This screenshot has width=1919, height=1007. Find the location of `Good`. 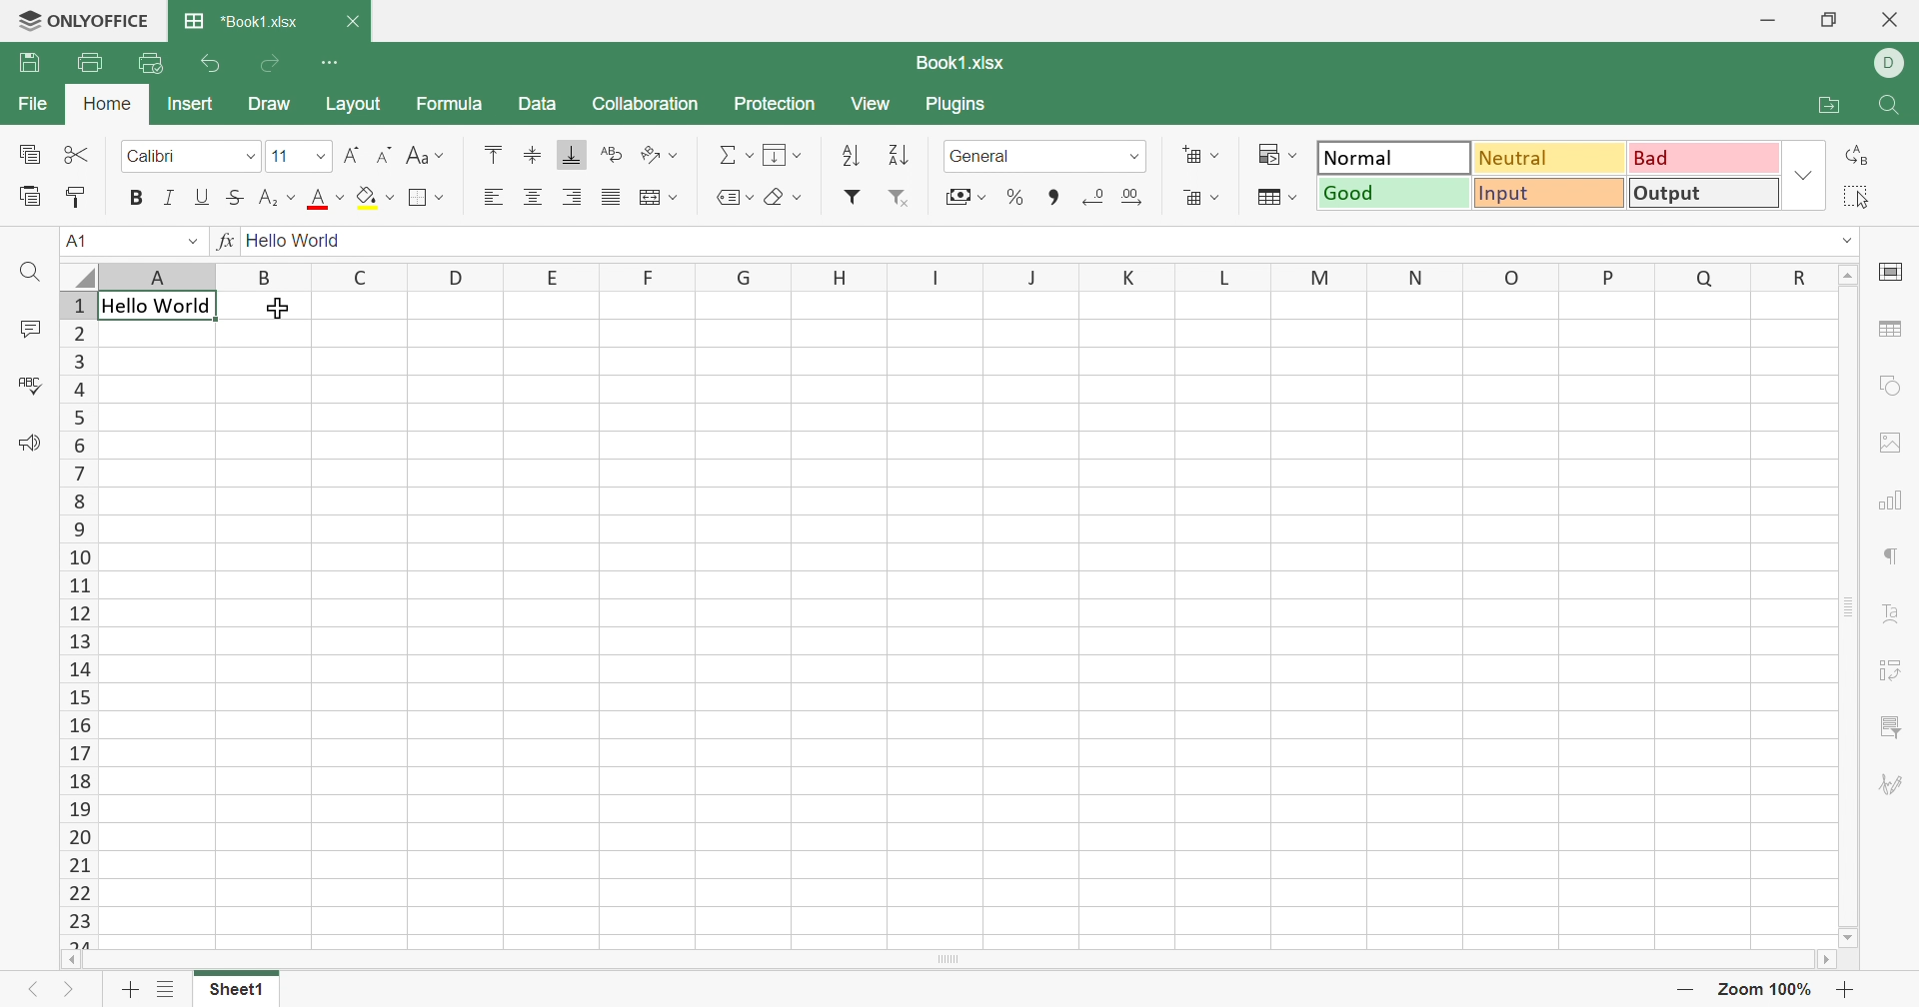

Good is located at coordinates (1392, 193).